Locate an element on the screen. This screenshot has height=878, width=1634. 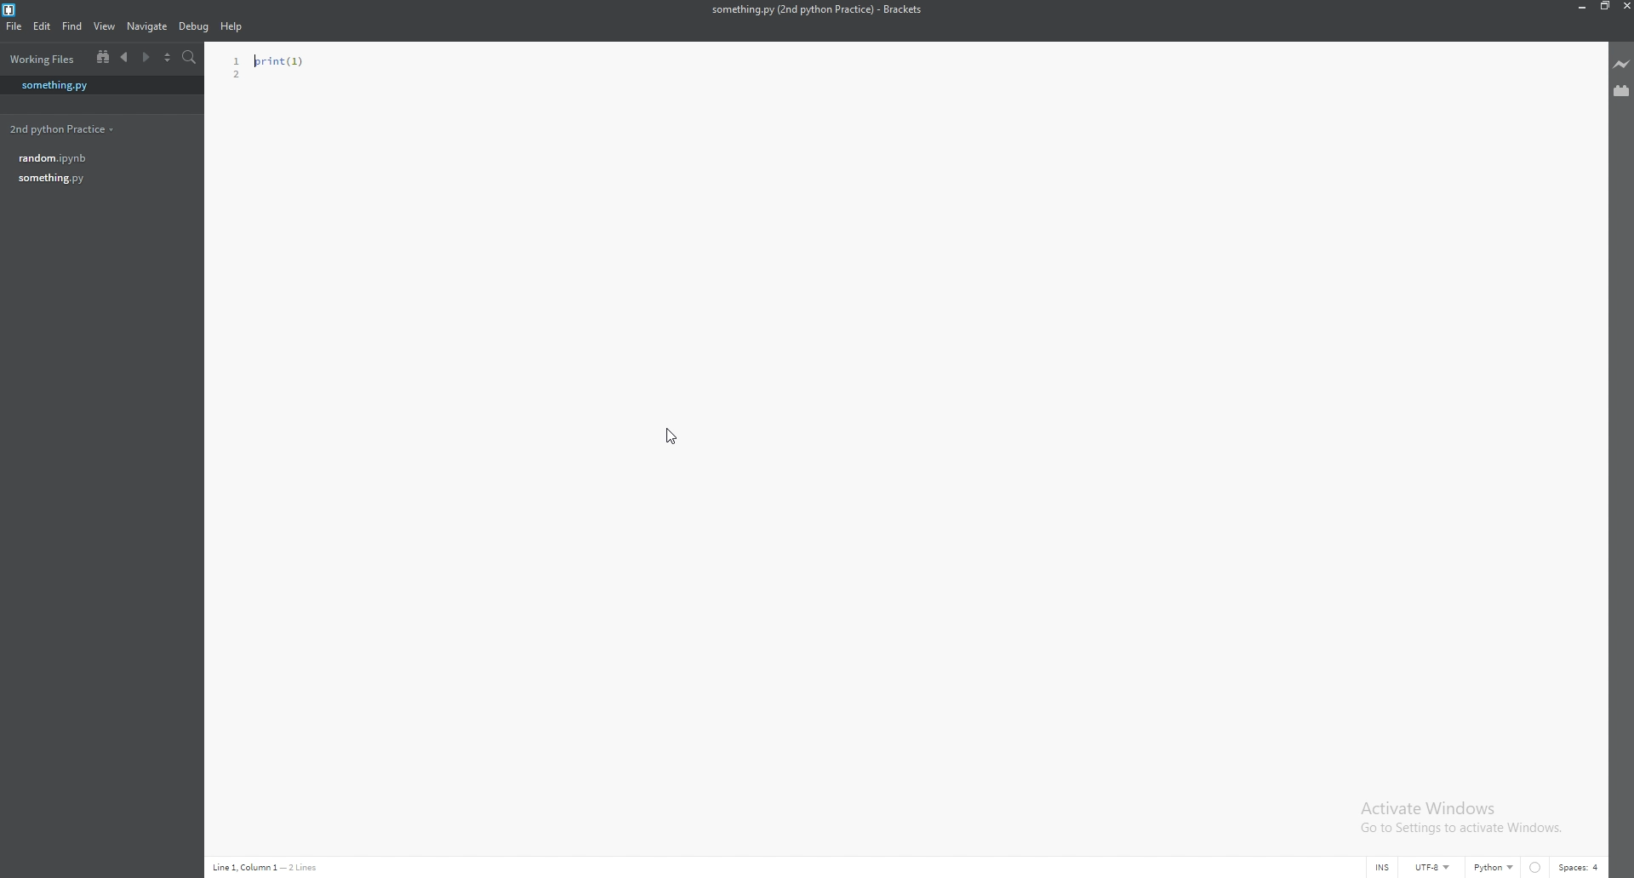
something.py is located at coordinates (94, 84).